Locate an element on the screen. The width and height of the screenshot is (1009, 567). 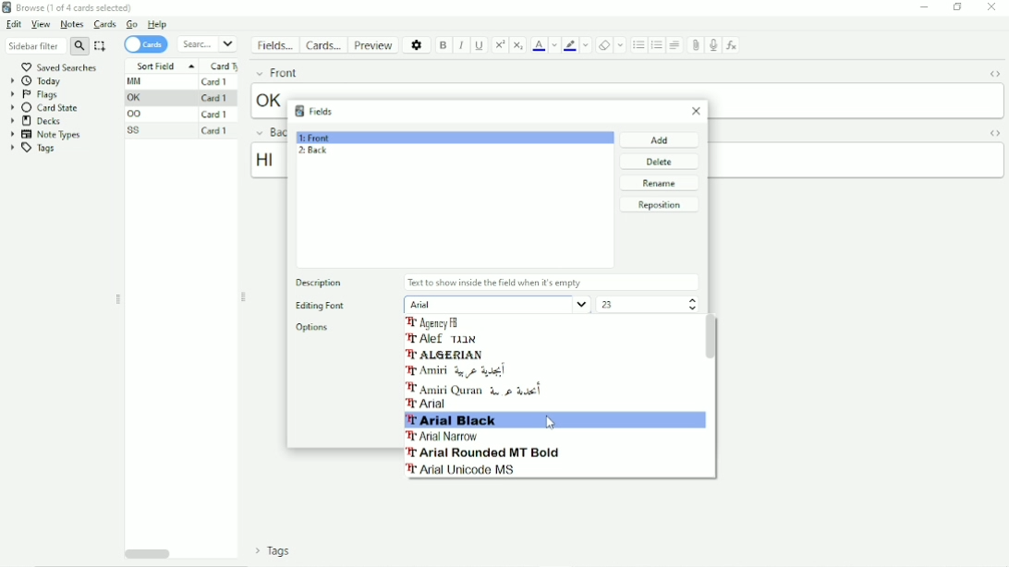
Increment is located at coordinates (693, 299).